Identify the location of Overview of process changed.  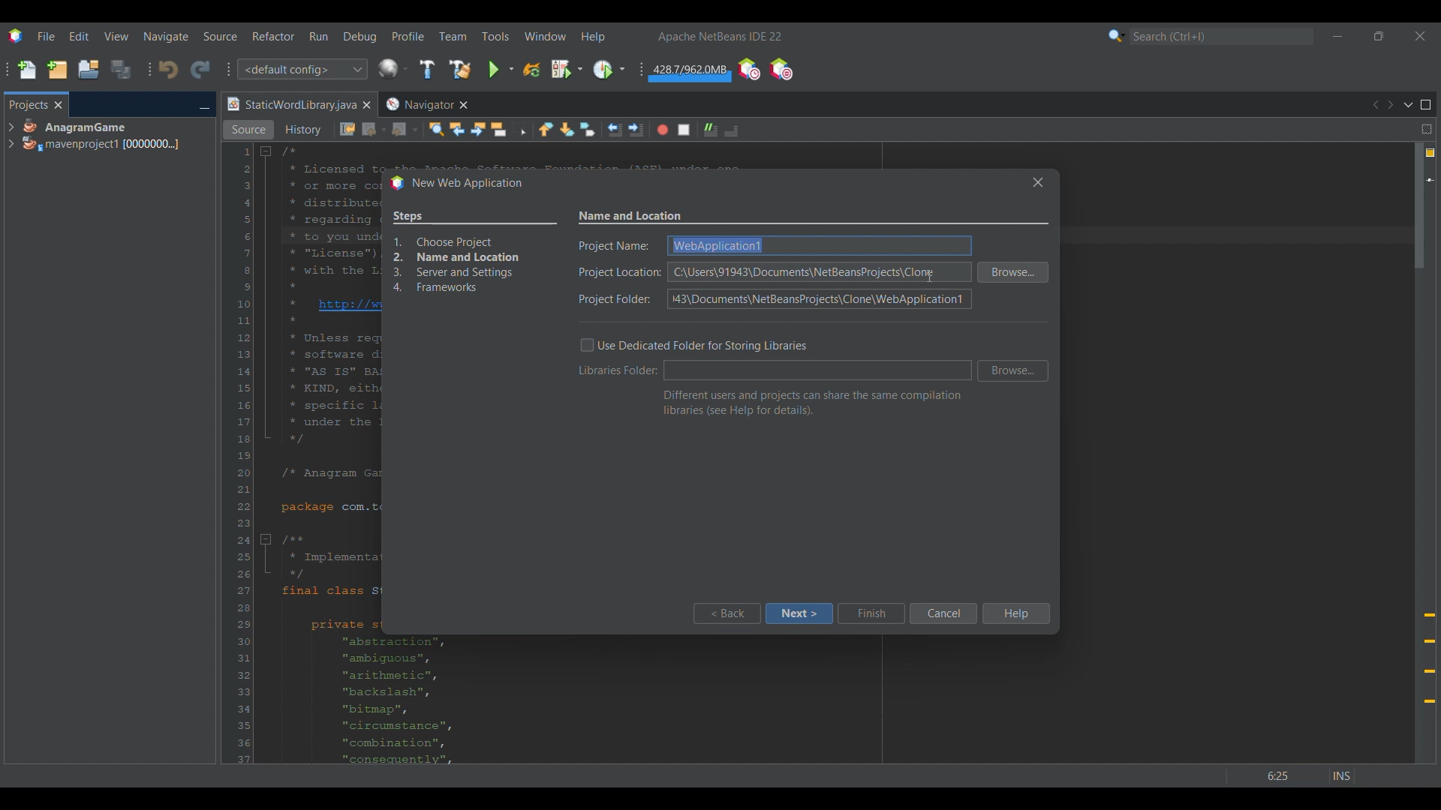
(474, 253).